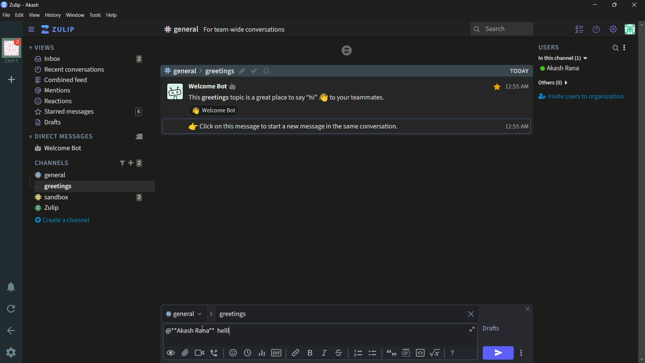 This screenshot has width=645, height=363. I want to click on Zulip, so click(16, 5).